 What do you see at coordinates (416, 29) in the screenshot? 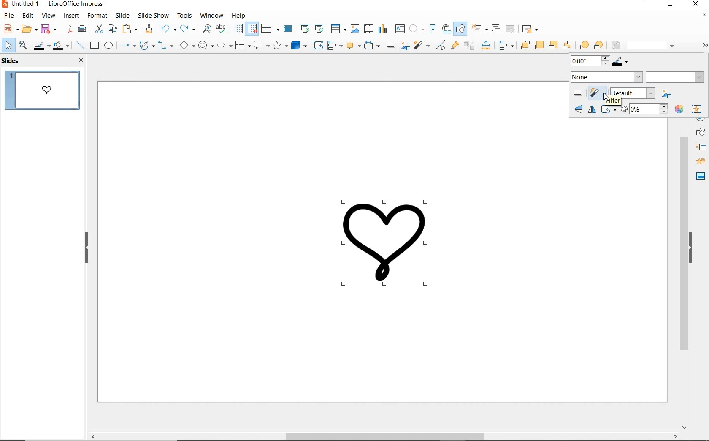
I see `insert special character` at bounding box center [416, 29].